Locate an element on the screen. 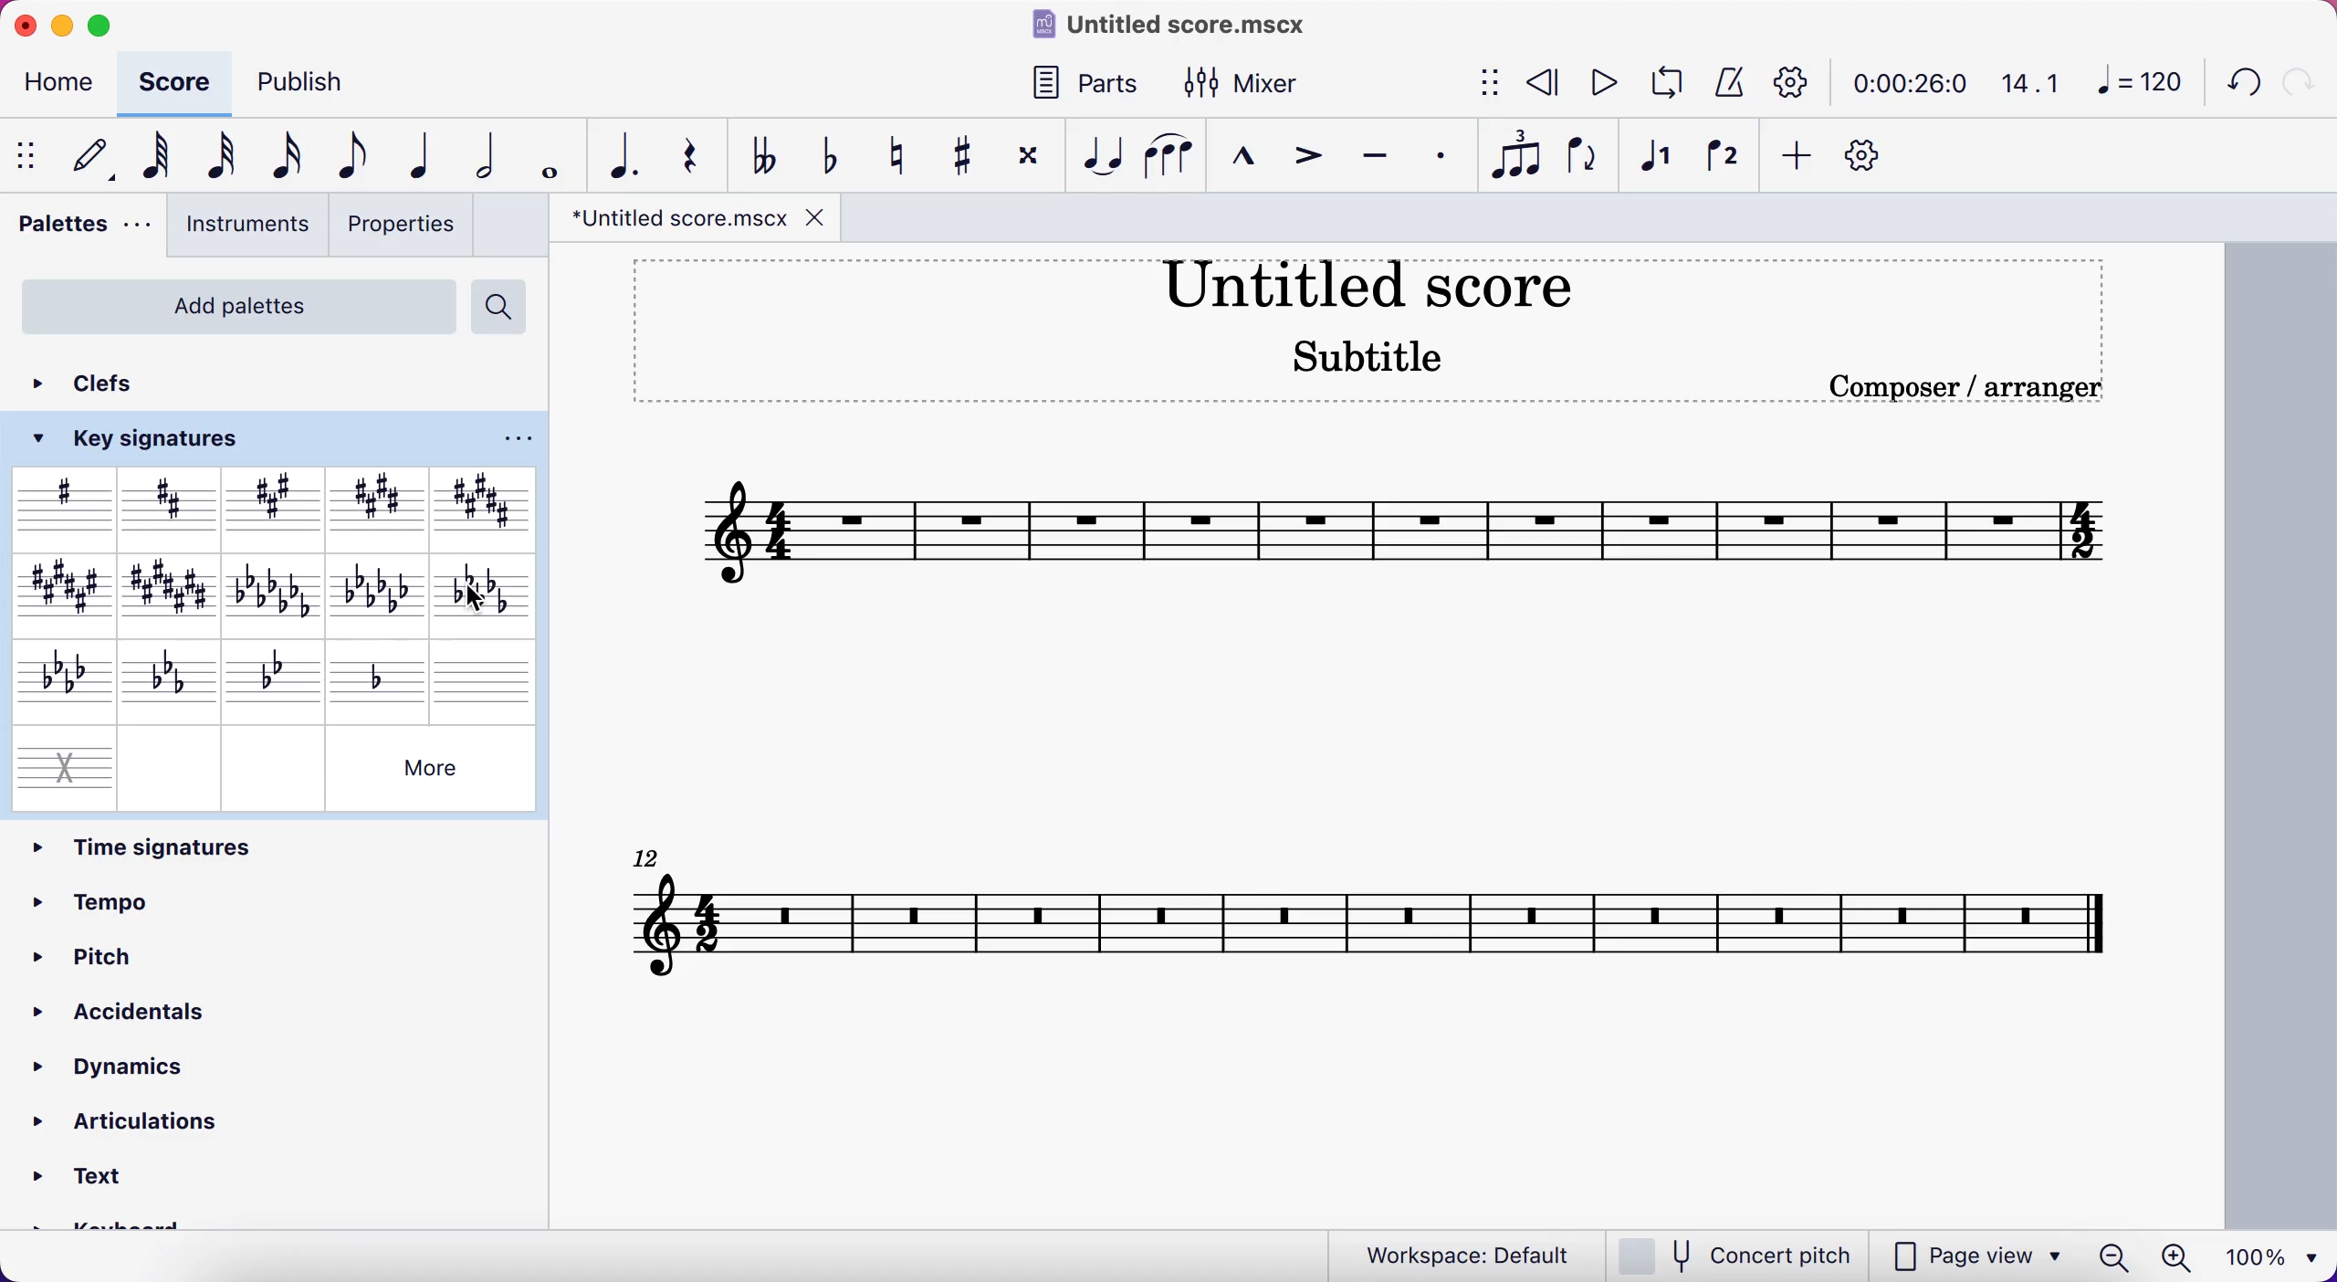 The width and height of the screenshot is (2337, 1282). cursor is located at coordinates (483, 594).